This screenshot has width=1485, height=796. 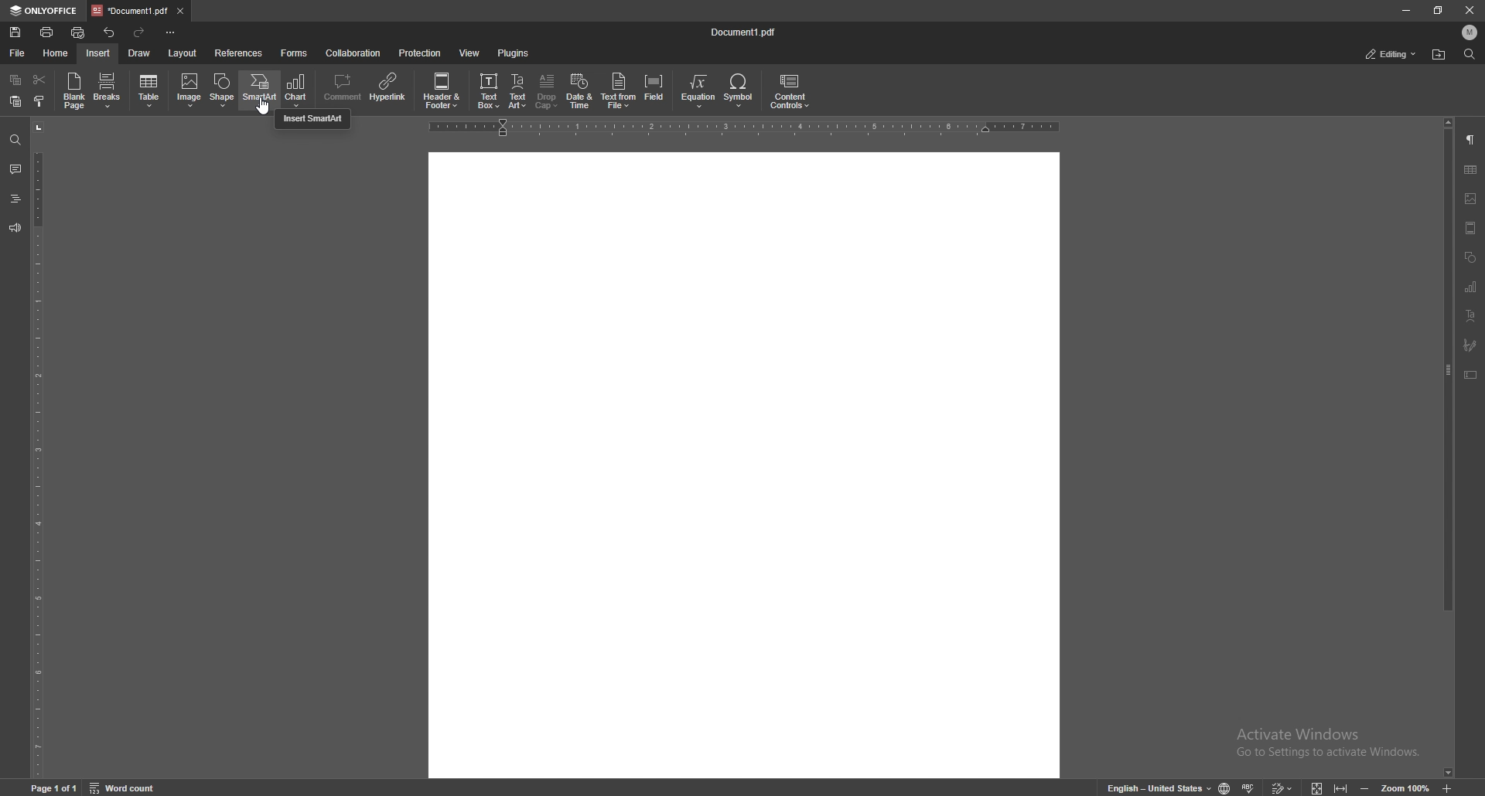 What do you see at coordinates (353, 53) in the screenshot?
I see `collaboration` at bounding box center [353, 53].